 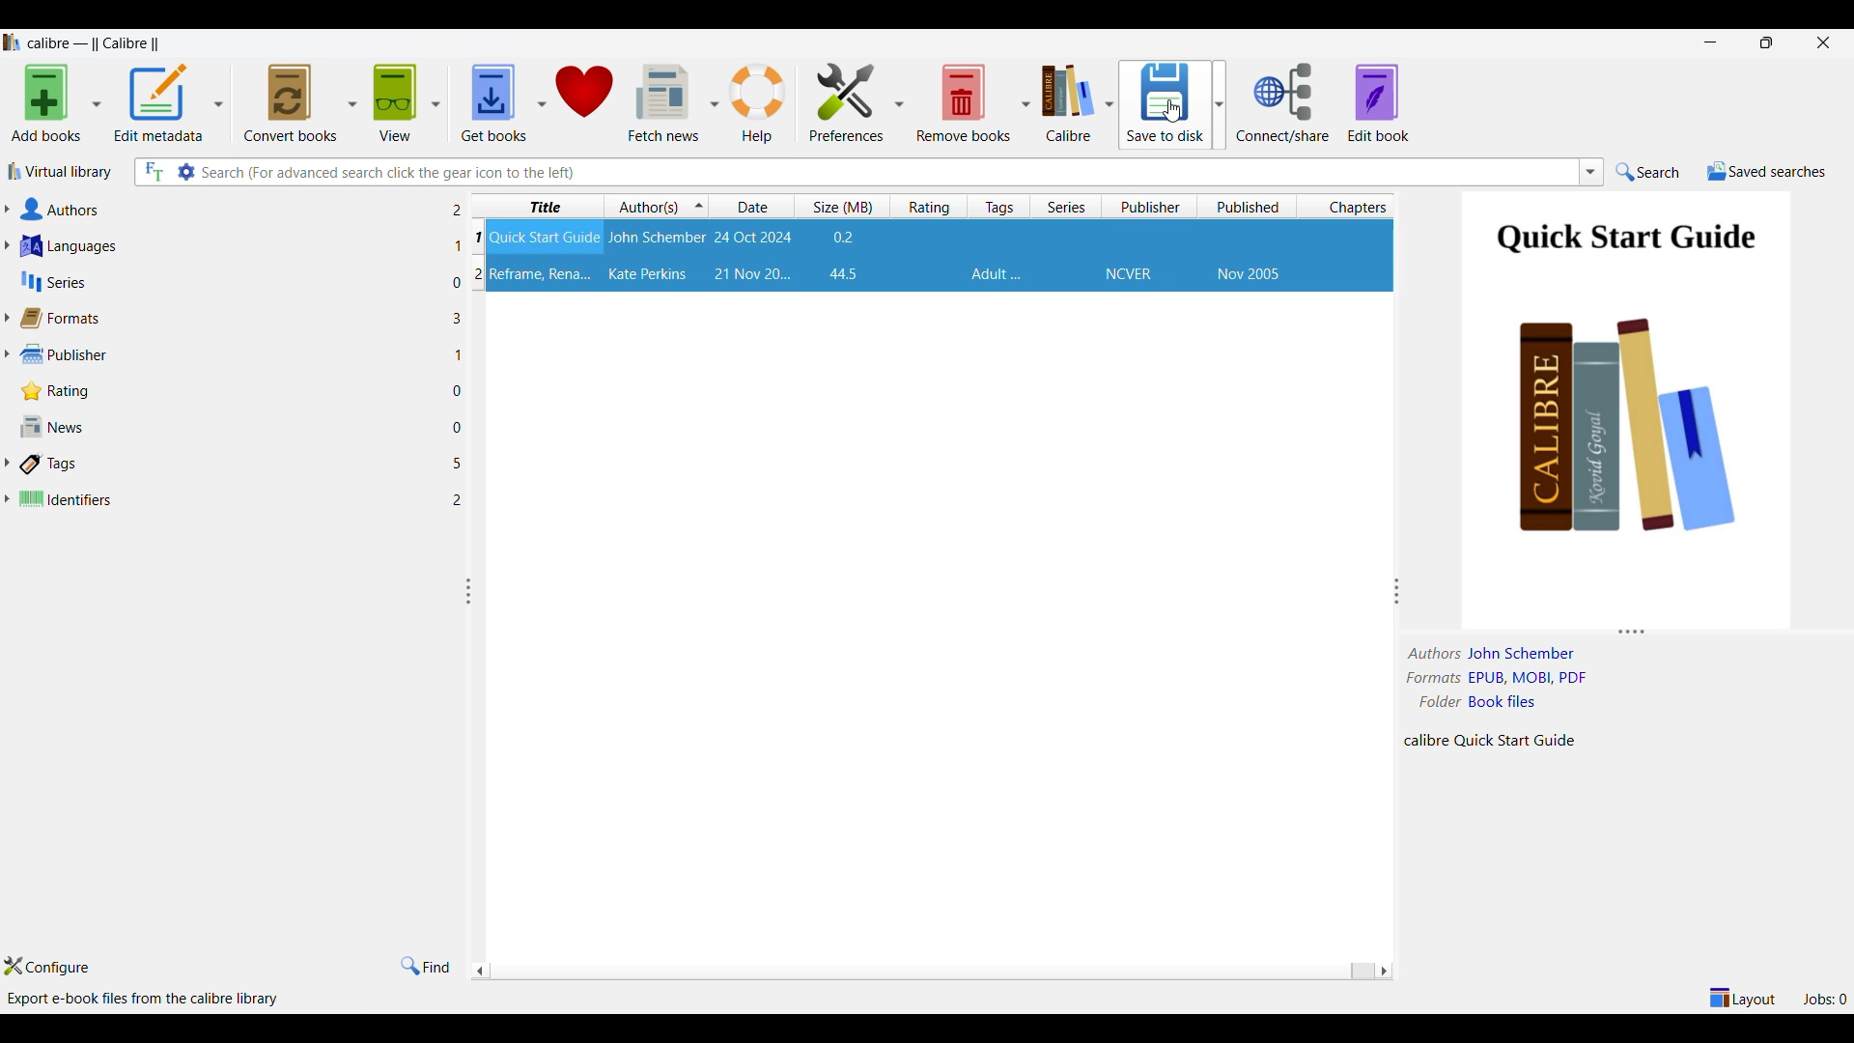 What do you see at coordinates (1503, 697) in the screenshot?
I see `Book details` at bounding box center [1503, 697].